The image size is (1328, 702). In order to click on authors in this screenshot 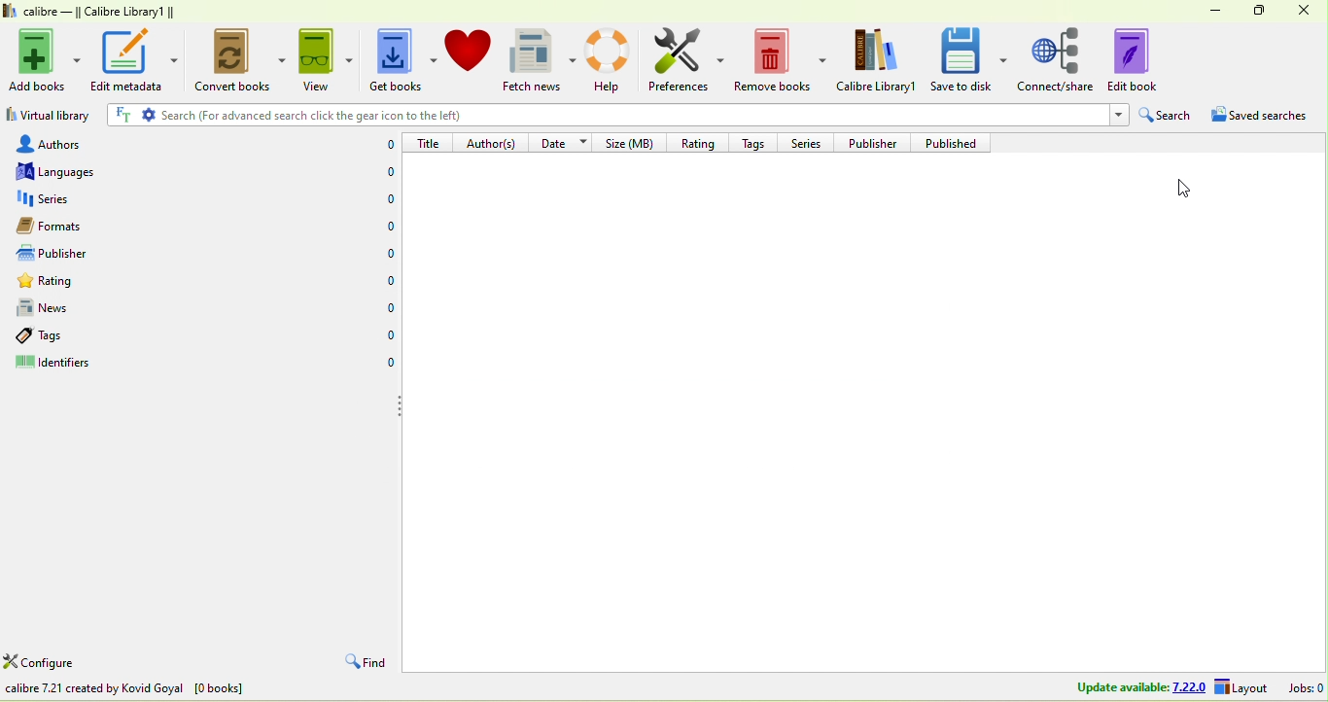, I will do `click(67, 143)`.